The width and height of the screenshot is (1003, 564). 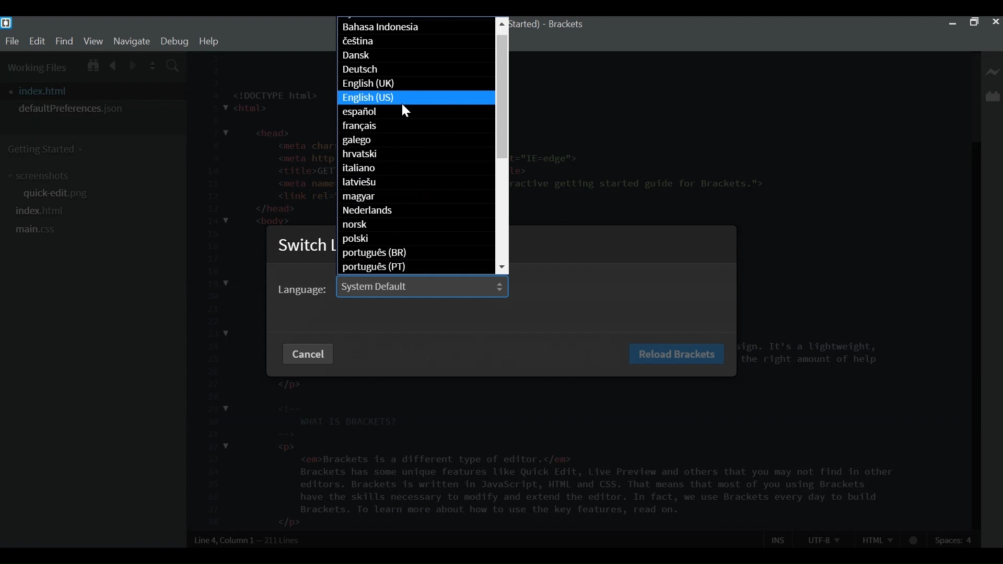 What do you see at coordinates (36, 230) in the screenshot?
I see `main.css` at bounding box center [36, 230].